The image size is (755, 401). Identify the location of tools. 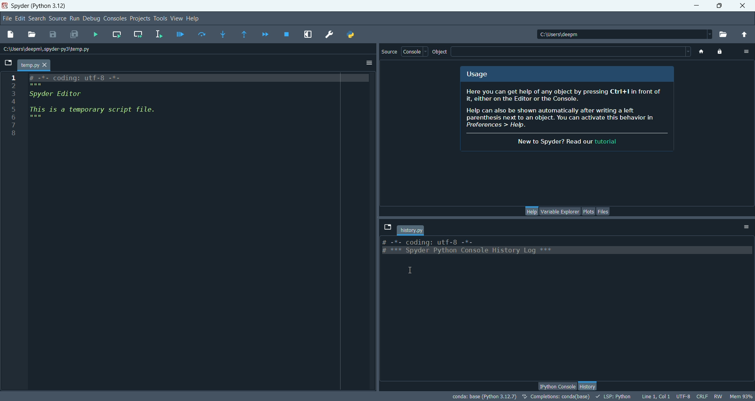
(160, 19).